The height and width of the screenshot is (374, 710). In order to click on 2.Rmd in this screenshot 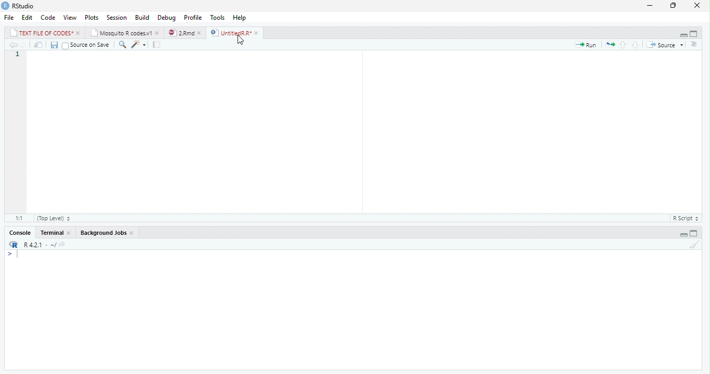, I will do `click(185, 33)`.